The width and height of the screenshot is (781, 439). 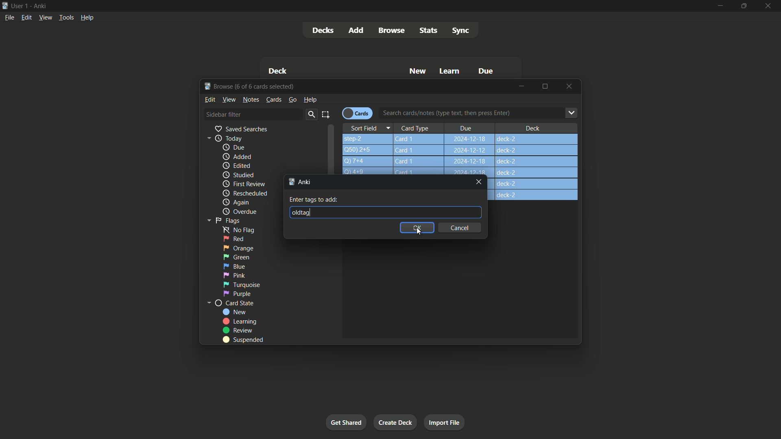 I want to click on Sync, so click(x=460, y=30).